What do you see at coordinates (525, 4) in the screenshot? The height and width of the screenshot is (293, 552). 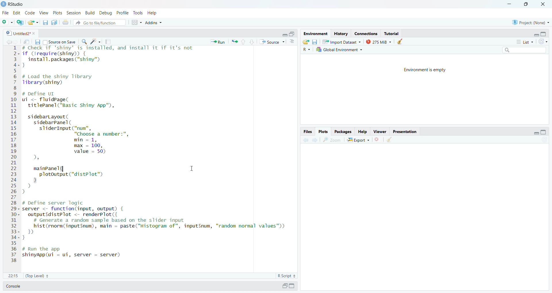 I see `resize` at bounding box center [525, 4].